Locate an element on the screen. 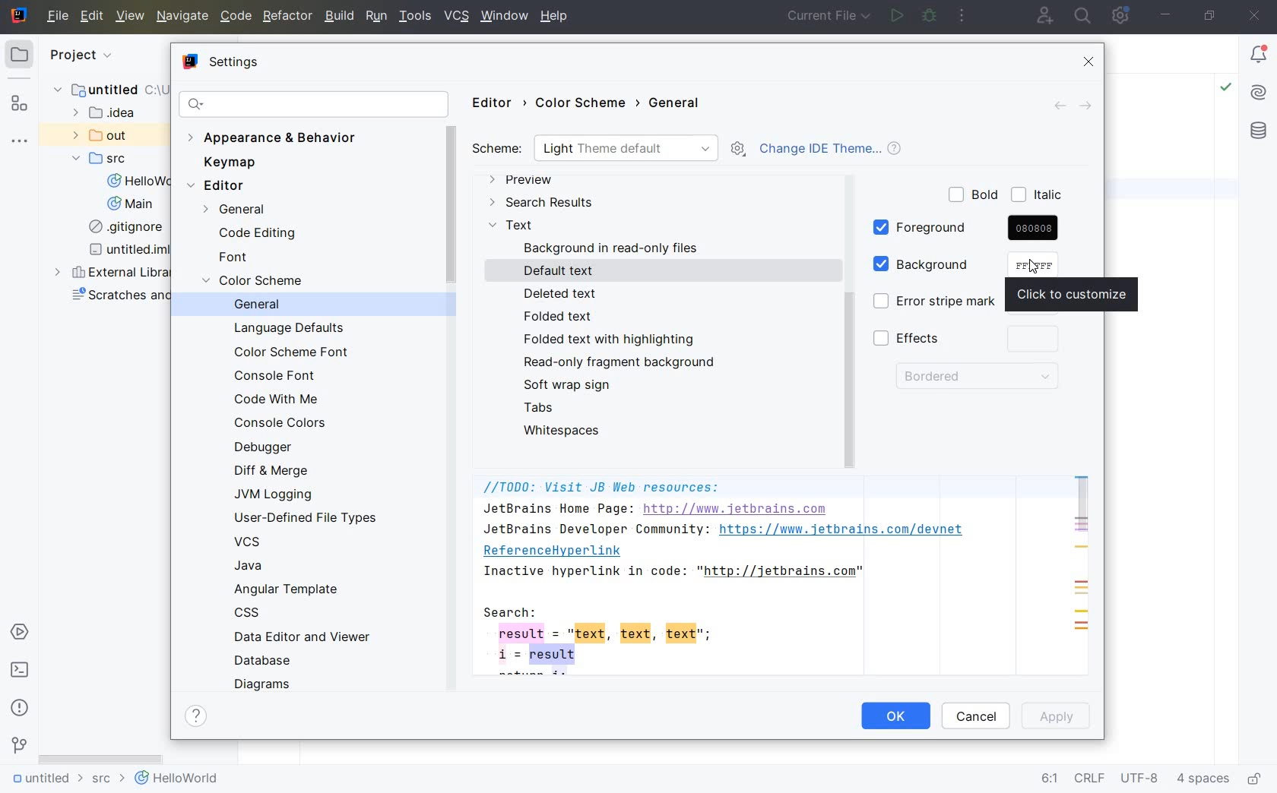  GENERAL is located at coordinates (267, 305).